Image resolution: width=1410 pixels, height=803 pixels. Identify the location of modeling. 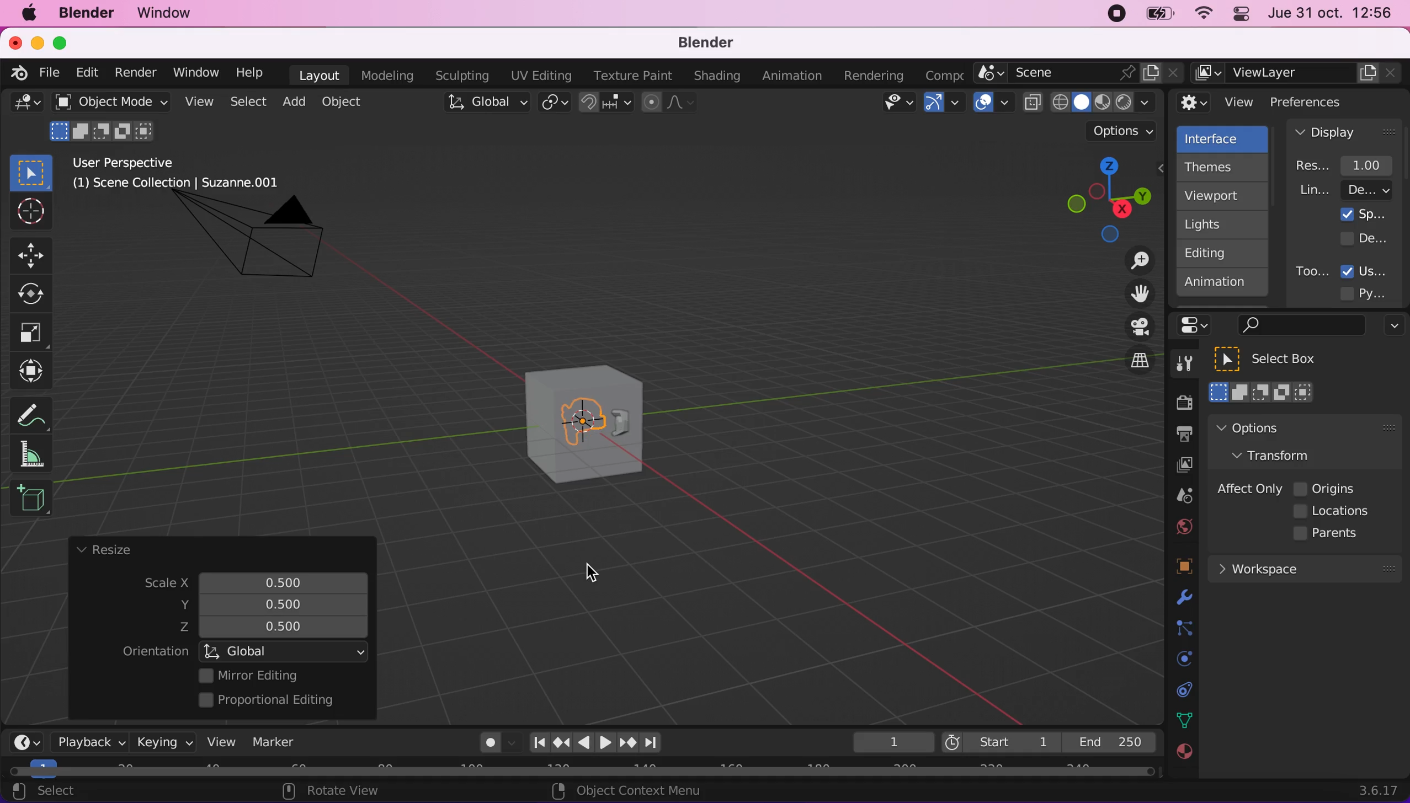
(385, 76).